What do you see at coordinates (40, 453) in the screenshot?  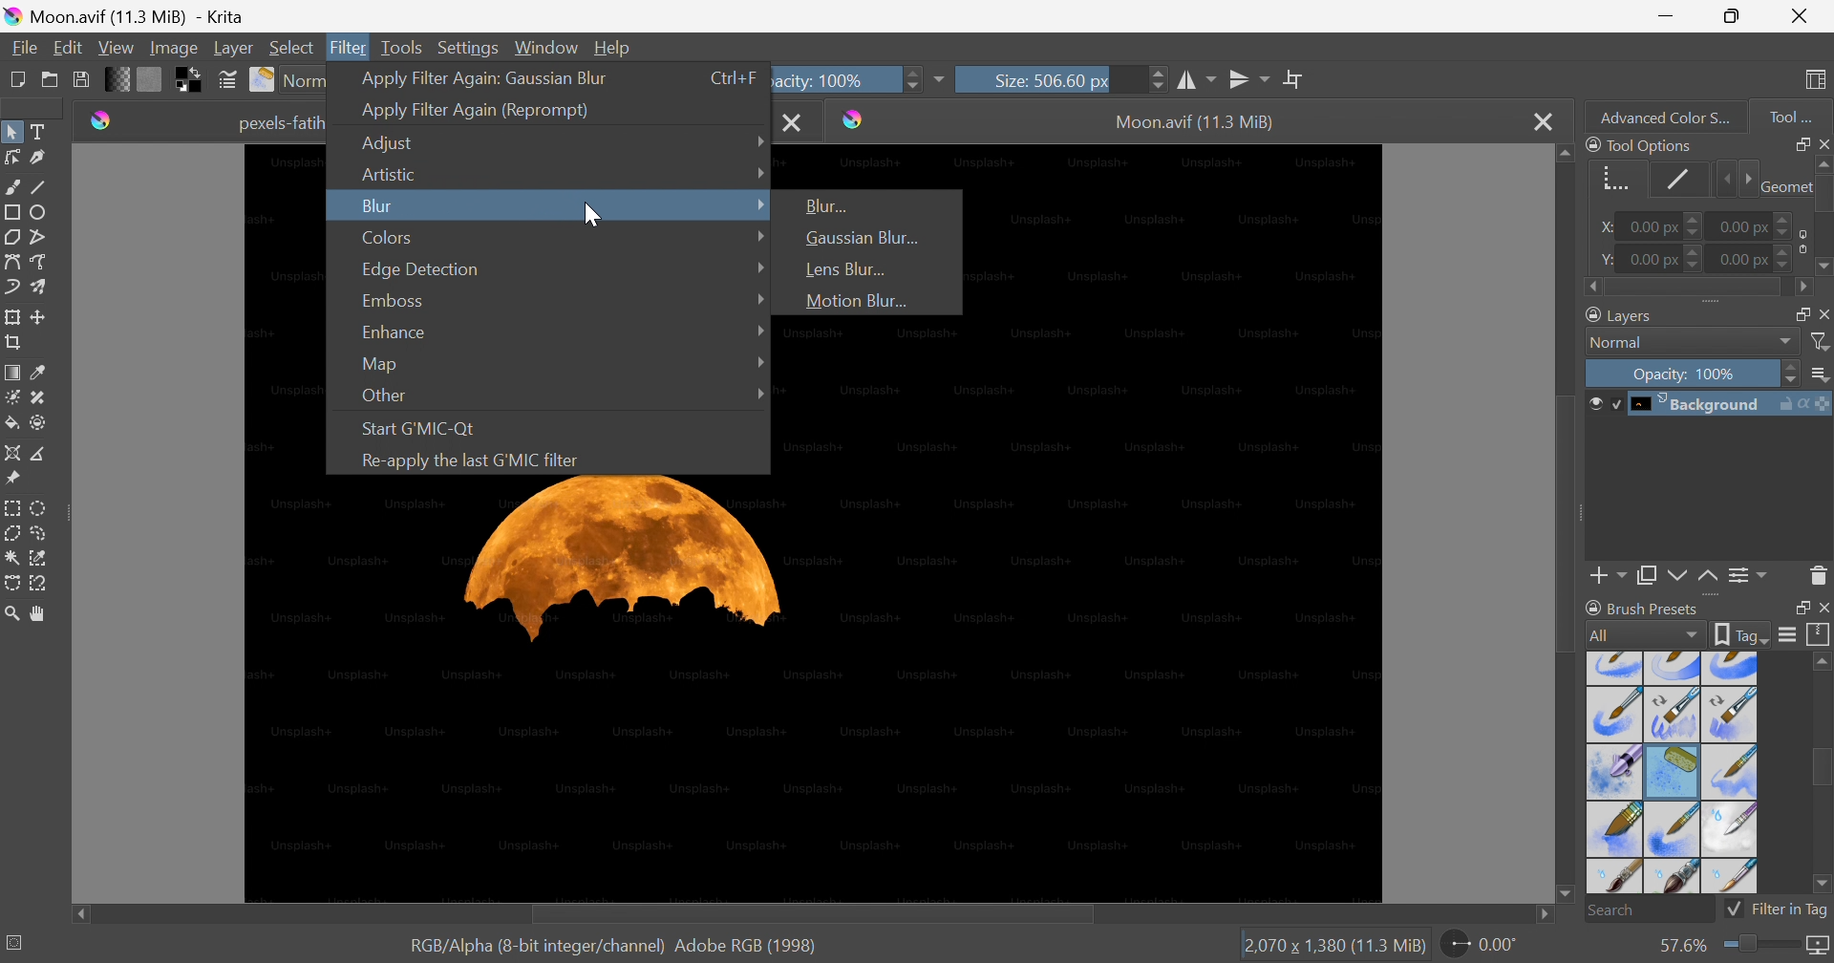 I see `Measure the distance between two points` at bounding box center [40, 453].